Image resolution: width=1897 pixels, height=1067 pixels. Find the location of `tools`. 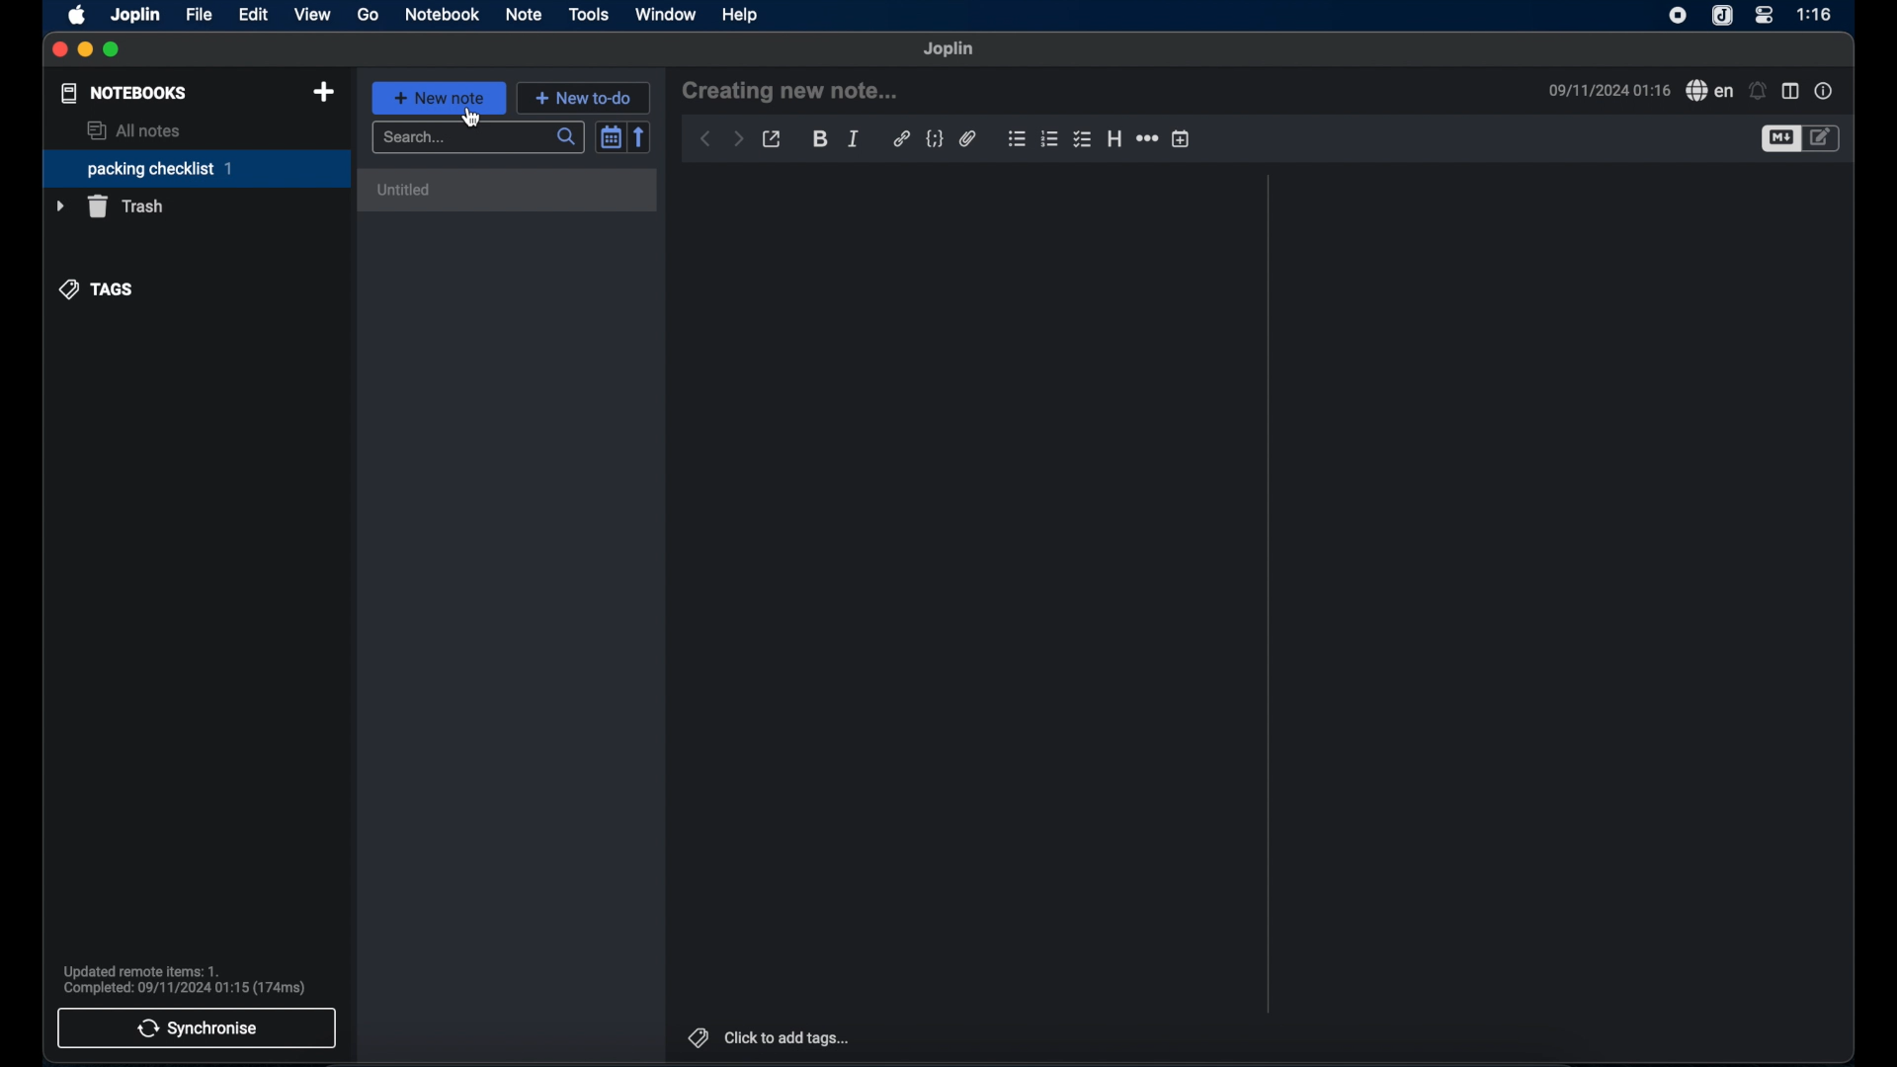

tools is located at coordinates (590, 15).